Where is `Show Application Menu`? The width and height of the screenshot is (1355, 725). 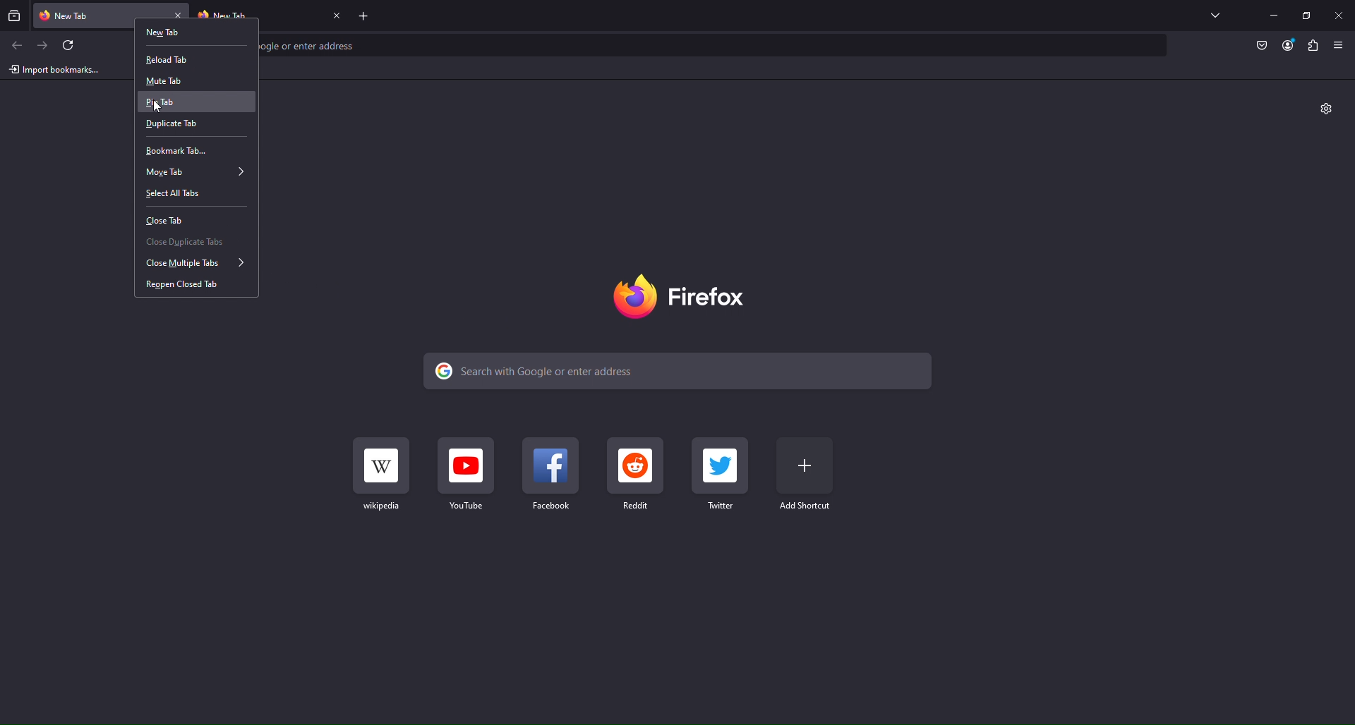 Show Application Menu is located at coordinates (1339, 45).